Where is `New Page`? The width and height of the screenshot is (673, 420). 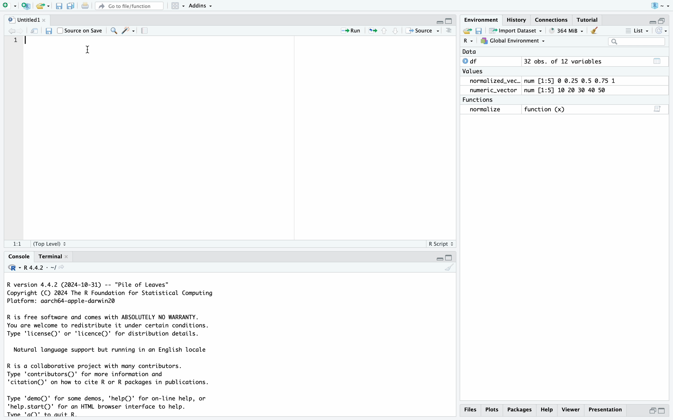 New Page is located at coordinates (7, 5).